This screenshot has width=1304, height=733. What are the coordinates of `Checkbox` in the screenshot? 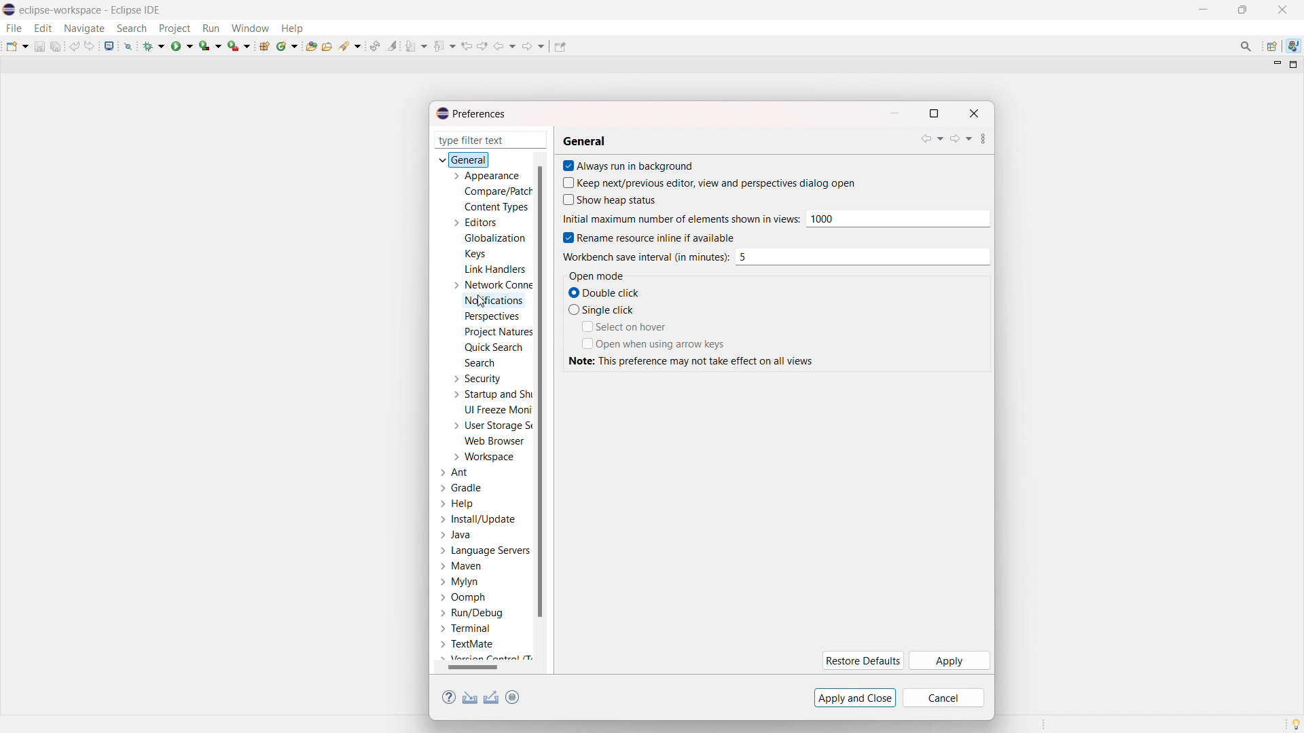 It's located at (572, 292).